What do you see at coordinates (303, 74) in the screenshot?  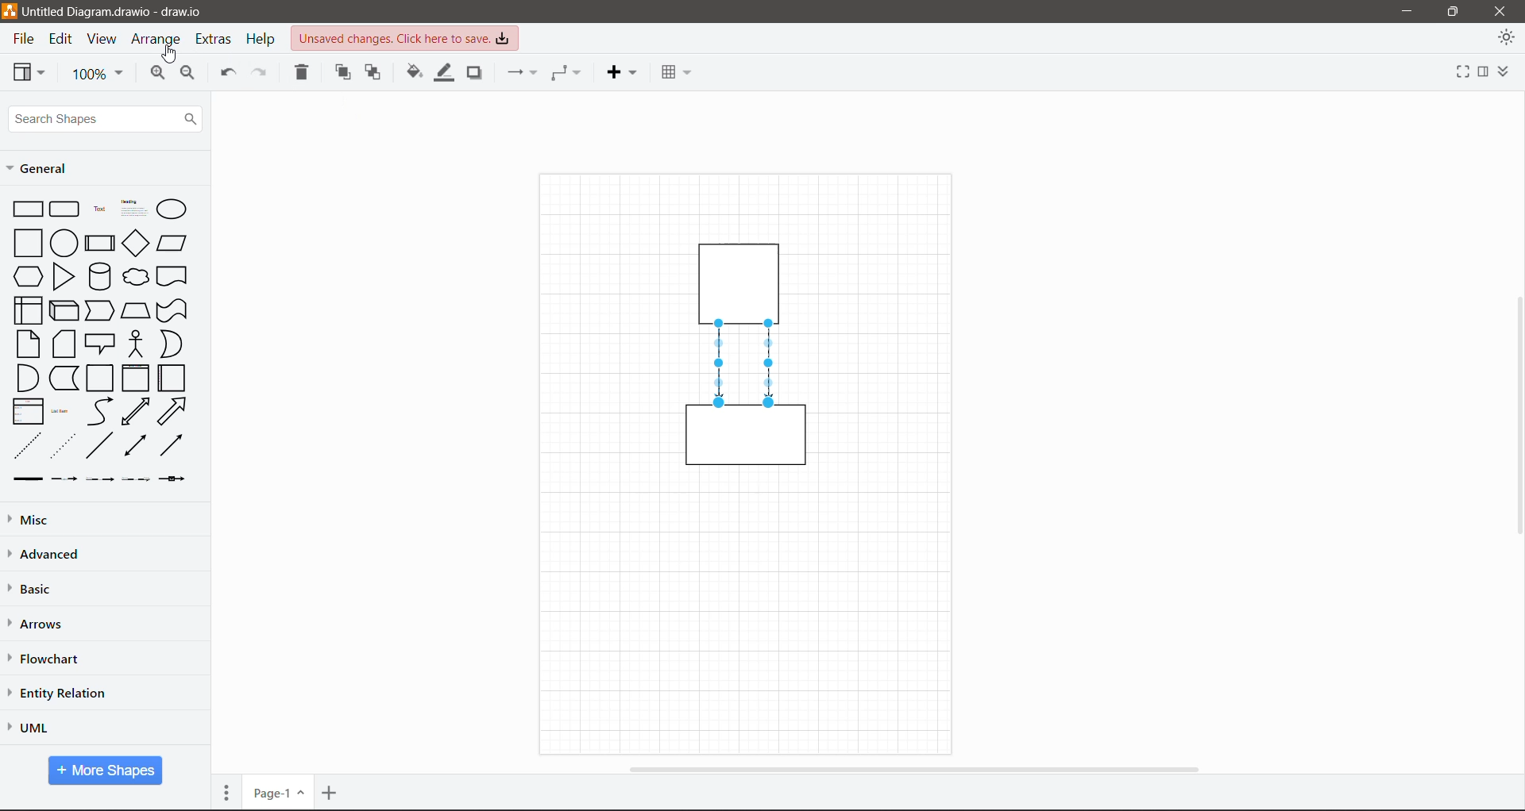 I see `Delete` at bounding box center [303, 74].